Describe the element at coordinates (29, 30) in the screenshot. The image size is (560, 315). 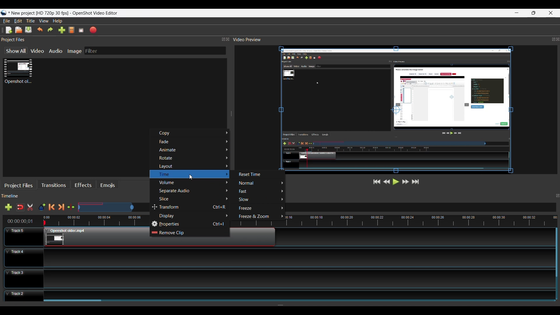
I see `Save File` at that location.